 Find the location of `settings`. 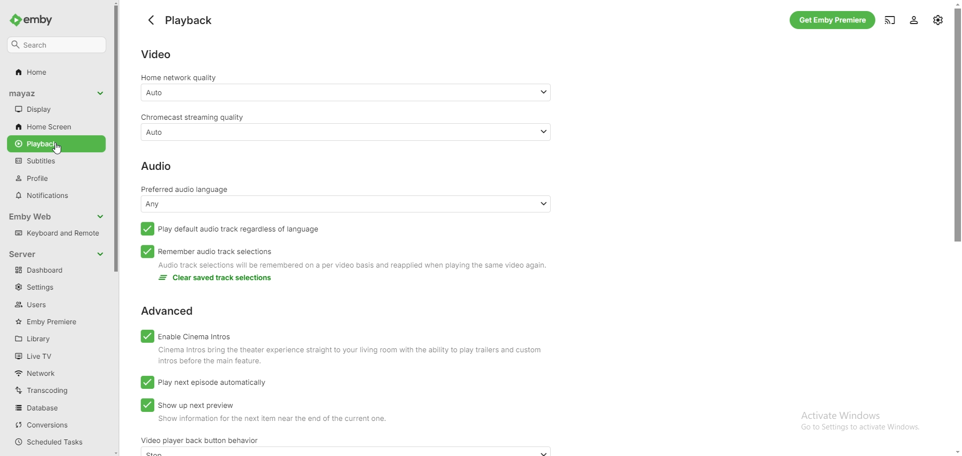

settings is located at coordinates (53, 288).